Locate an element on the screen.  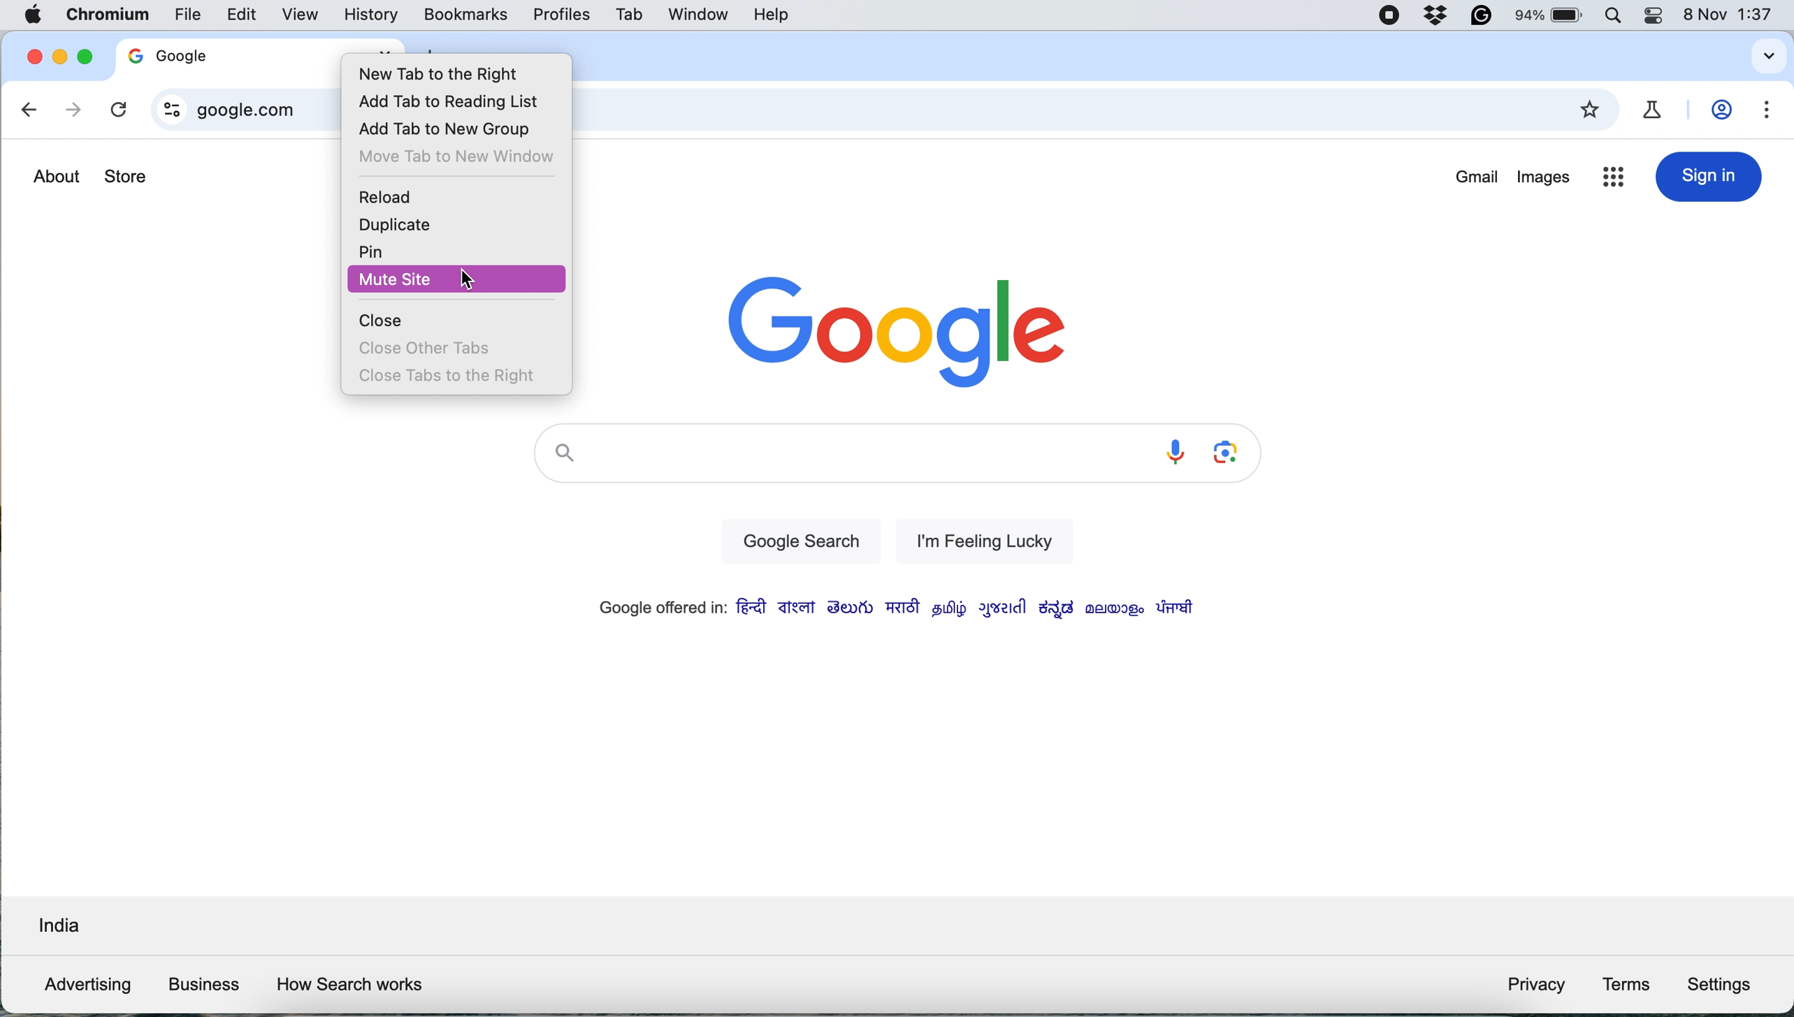
terms is located at coordinates (1626, 984).